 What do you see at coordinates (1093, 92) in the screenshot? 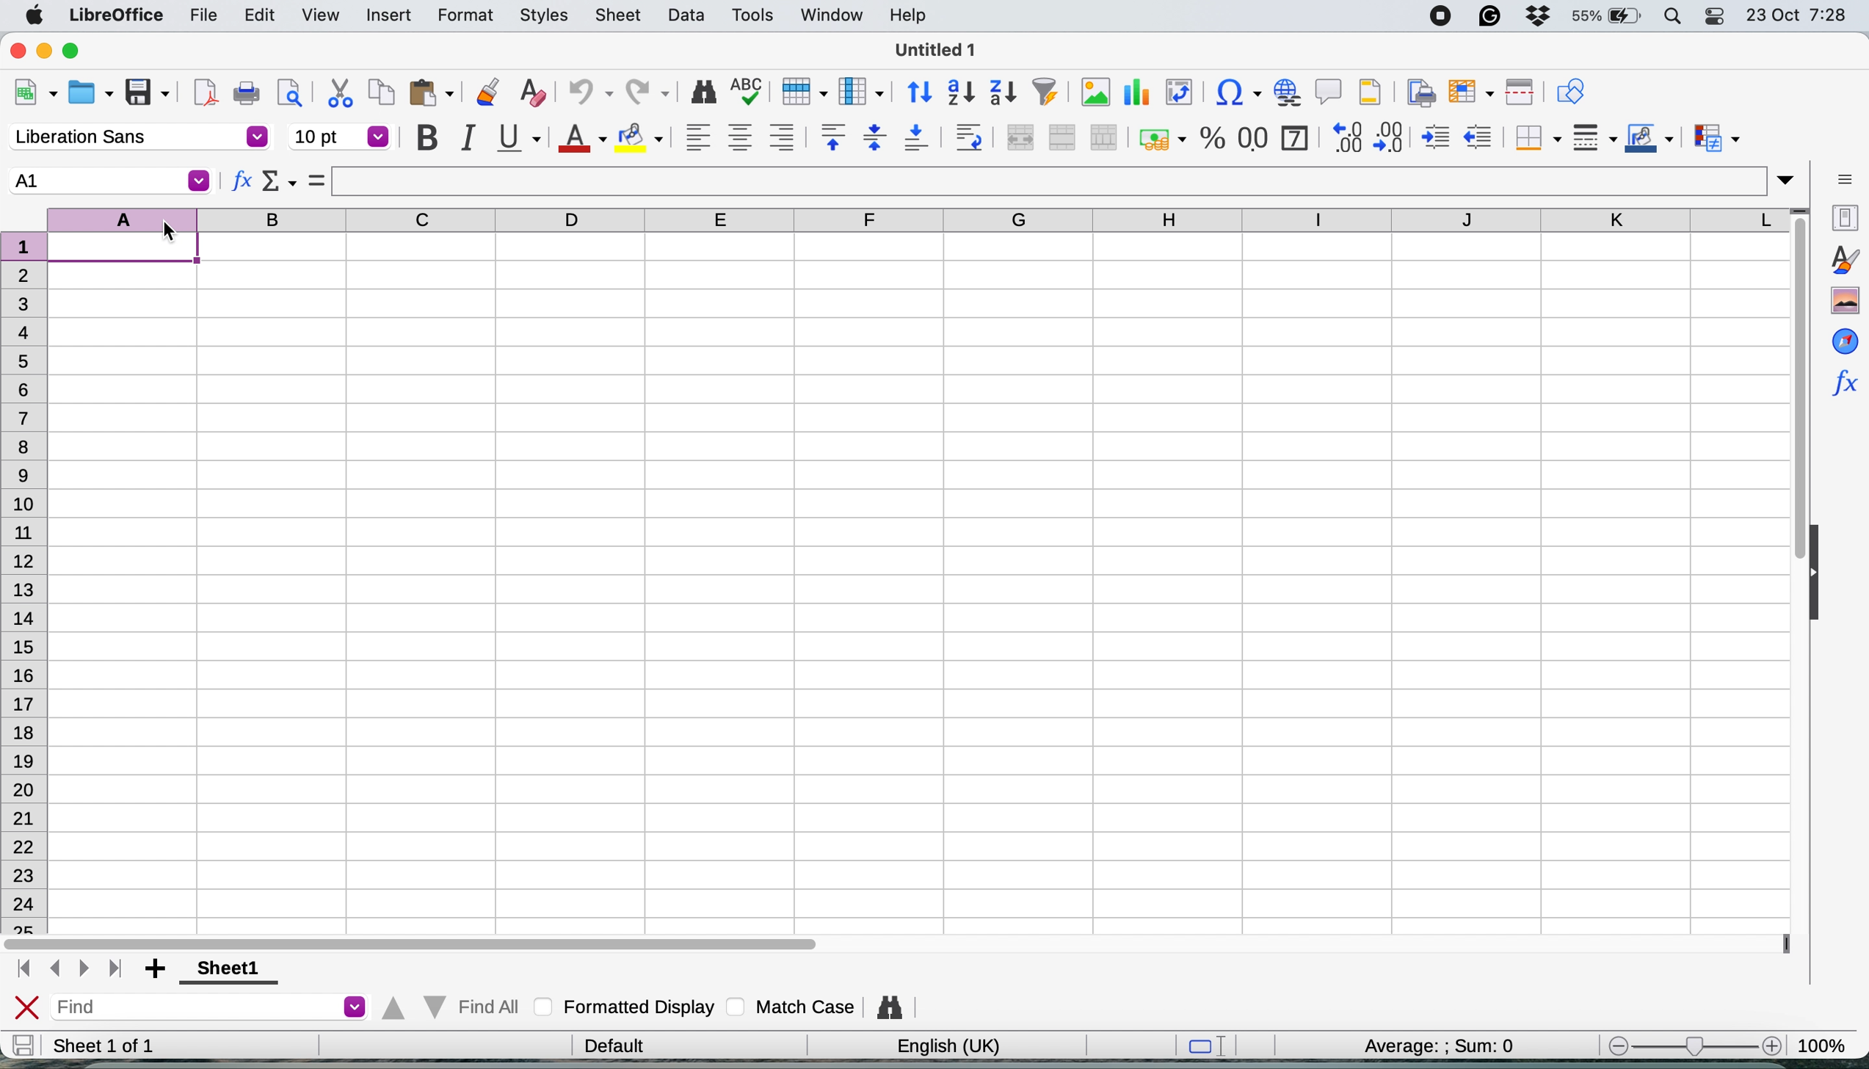
I see `insert chart` at bounding box center [1093, 92].